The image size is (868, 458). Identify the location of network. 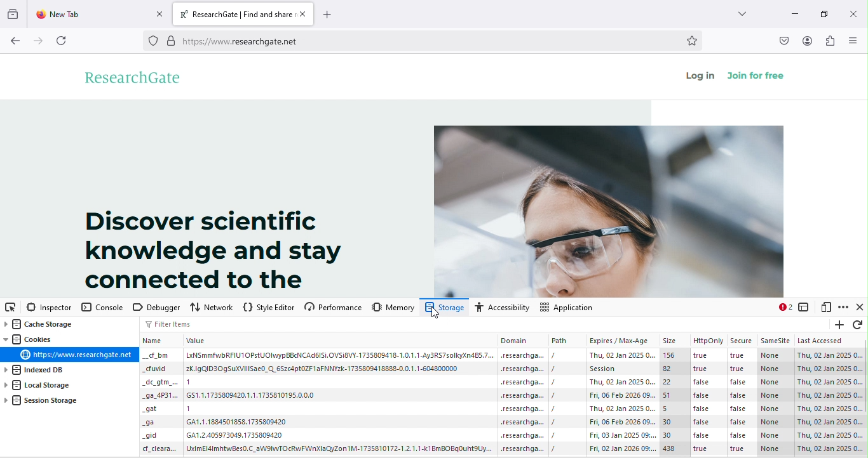
(208, 308).